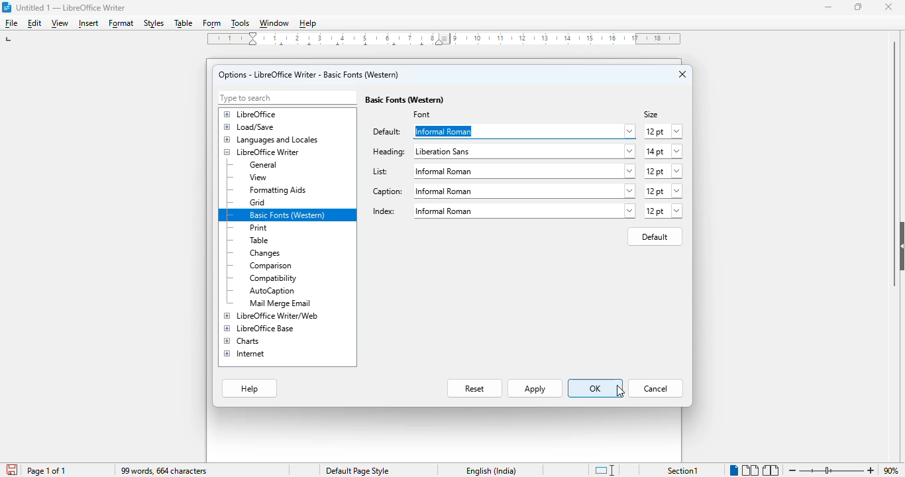 The image size is (905, 477). Describe the element at coordinates (47, 471) in the screenshot. I see `page 1 of 1` at that location.